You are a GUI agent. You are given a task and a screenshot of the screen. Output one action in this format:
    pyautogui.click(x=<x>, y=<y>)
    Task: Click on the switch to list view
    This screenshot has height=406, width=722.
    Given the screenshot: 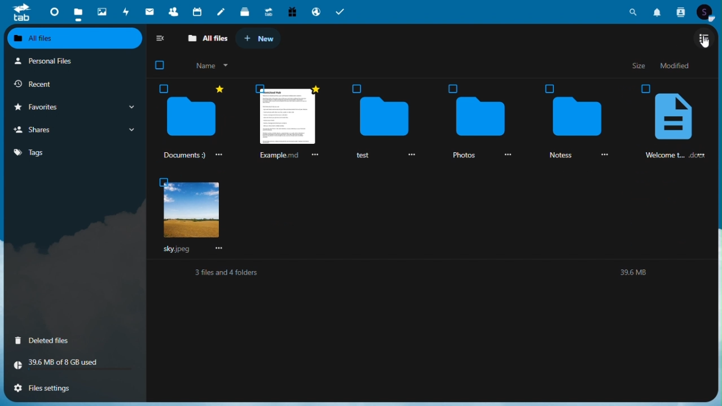 What is the action you would take?
    pyautogui.click(x=704, y=37)
    